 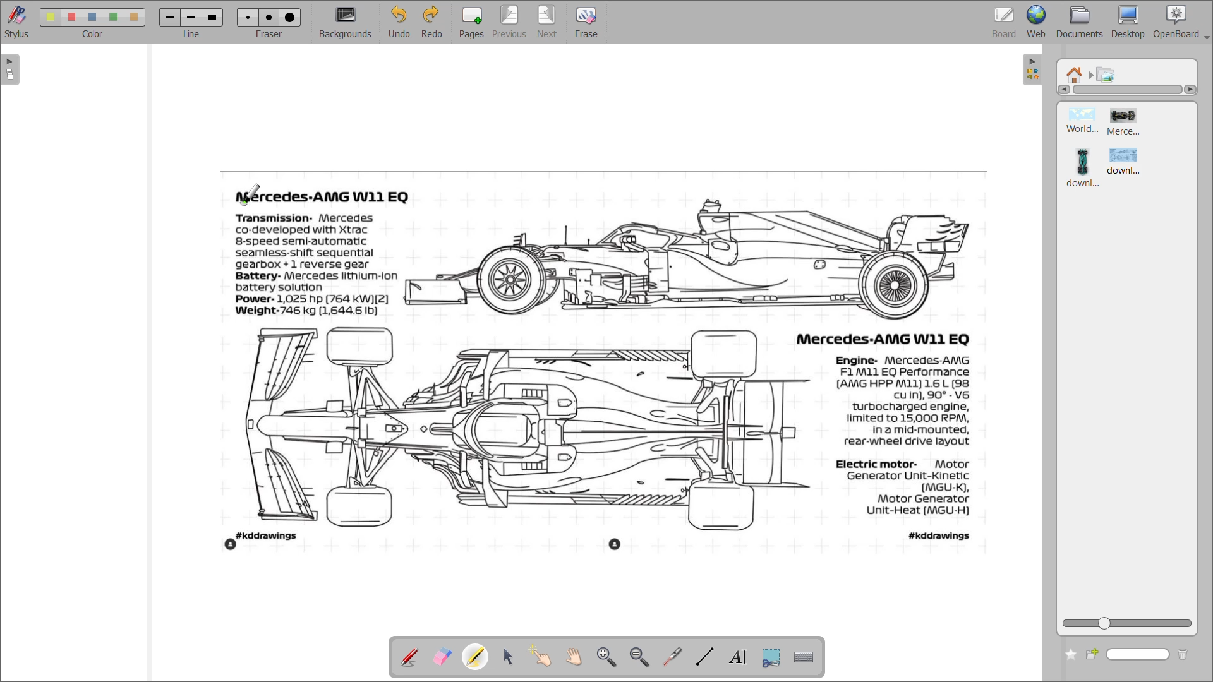 What do you see at coordinates (707, 655) in the screenshot?
I see `draw lines` at bounding box center [707, 655].